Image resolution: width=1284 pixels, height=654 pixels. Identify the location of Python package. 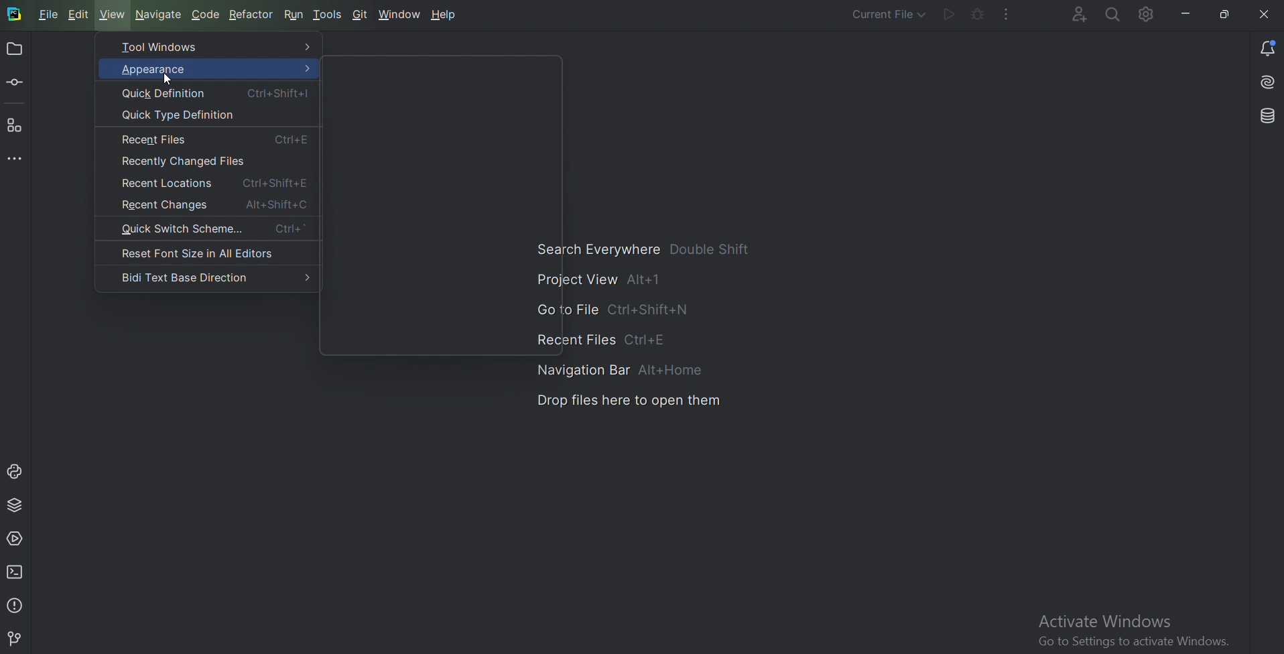
(15, 504).